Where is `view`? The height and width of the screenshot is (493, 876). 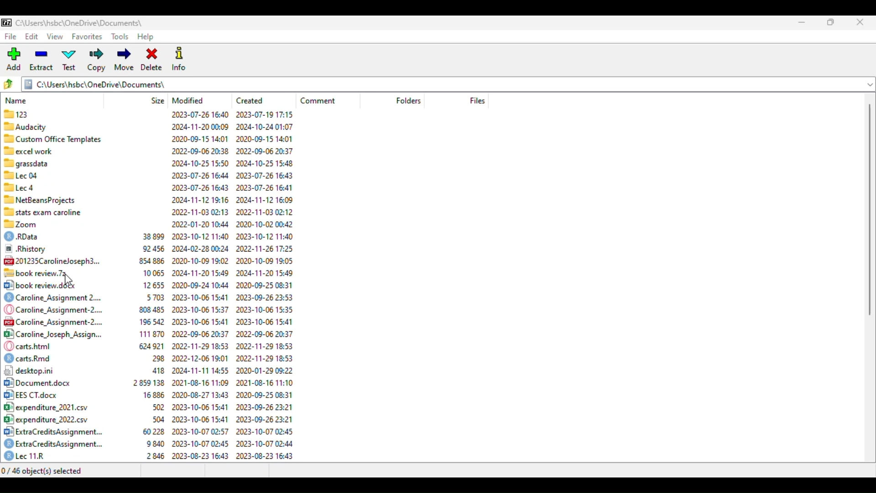 view is located at coordinates (56, 37).